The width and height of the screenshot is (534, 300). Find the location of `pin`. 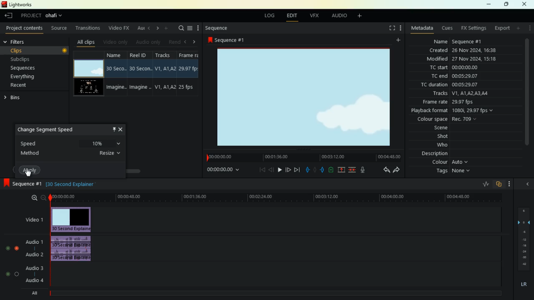

pin is located at coordinates (114, 129).